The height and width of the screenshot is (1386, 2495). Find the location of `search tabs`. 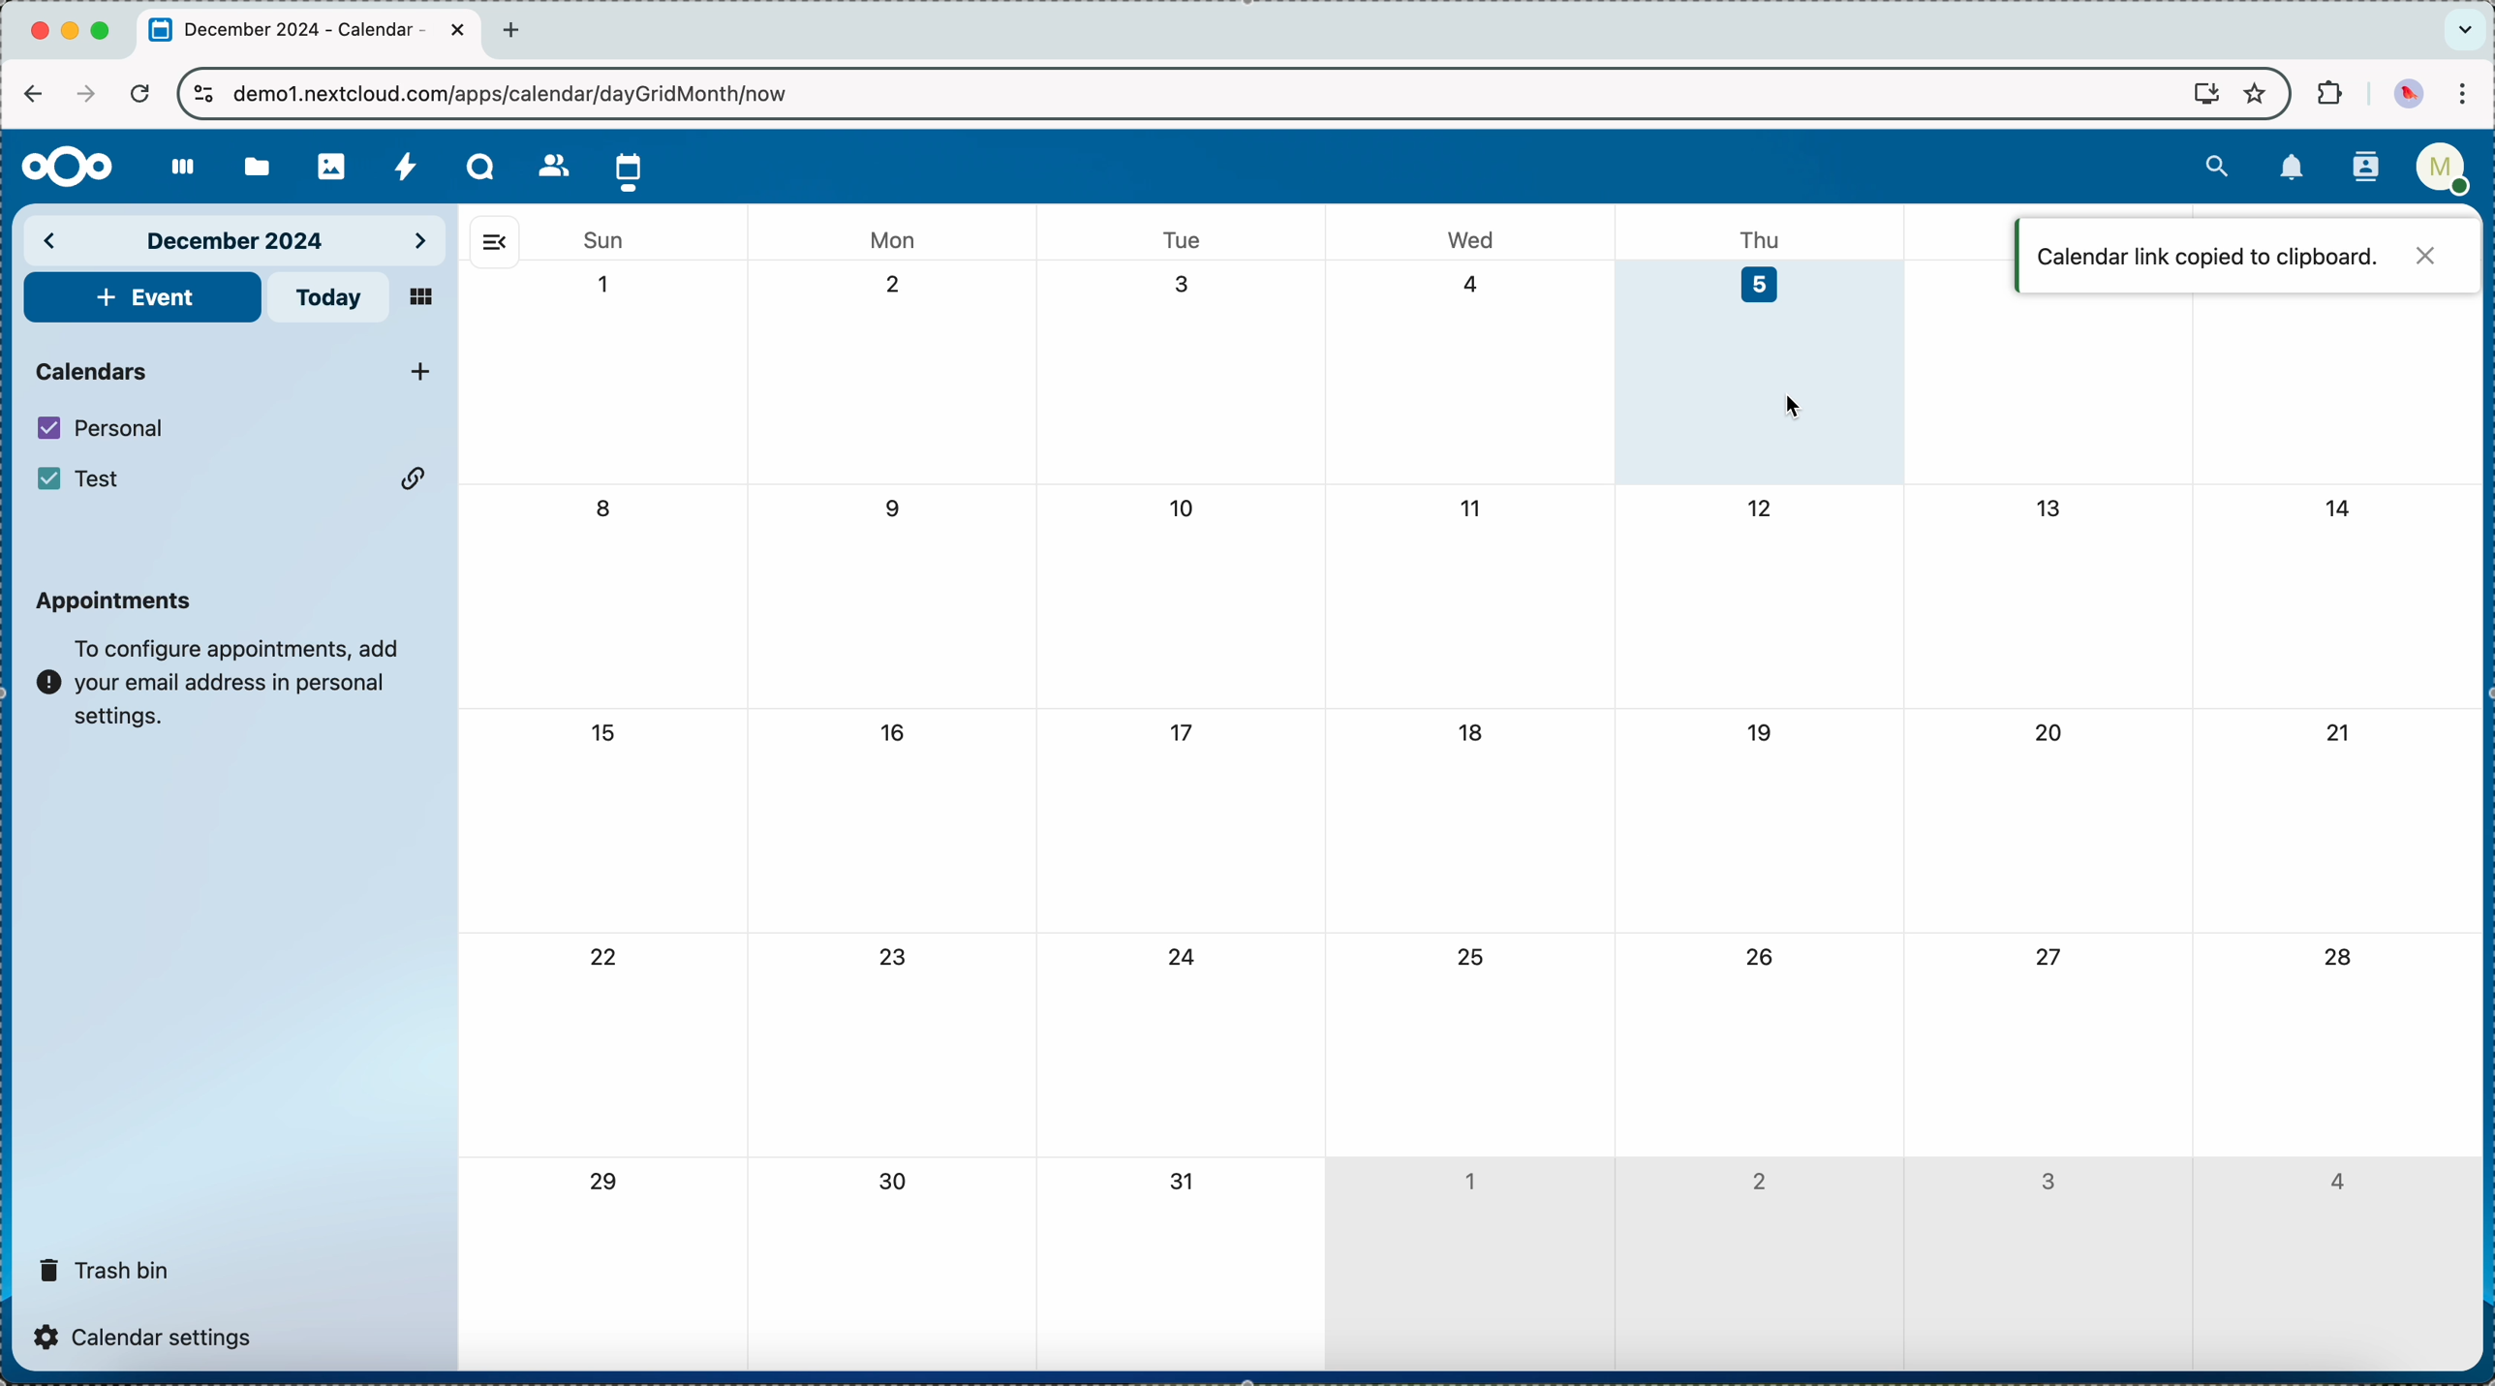

search tabs is located at coordinates (2464, 30).